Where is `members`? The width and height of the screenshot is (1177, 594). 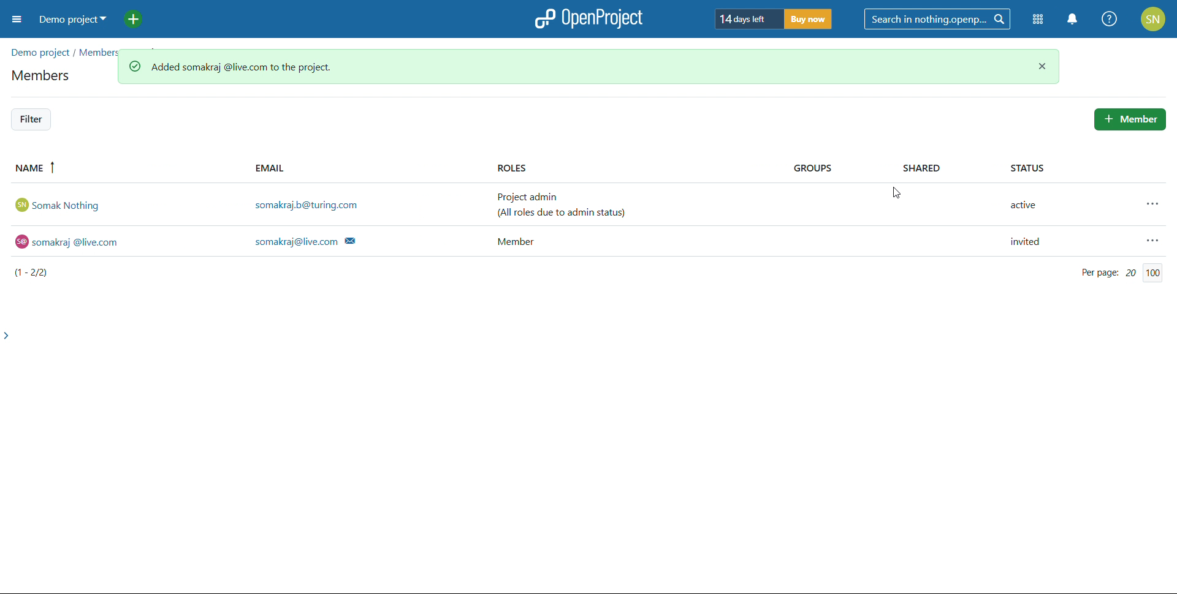 members is located at coordinates (50, 79).